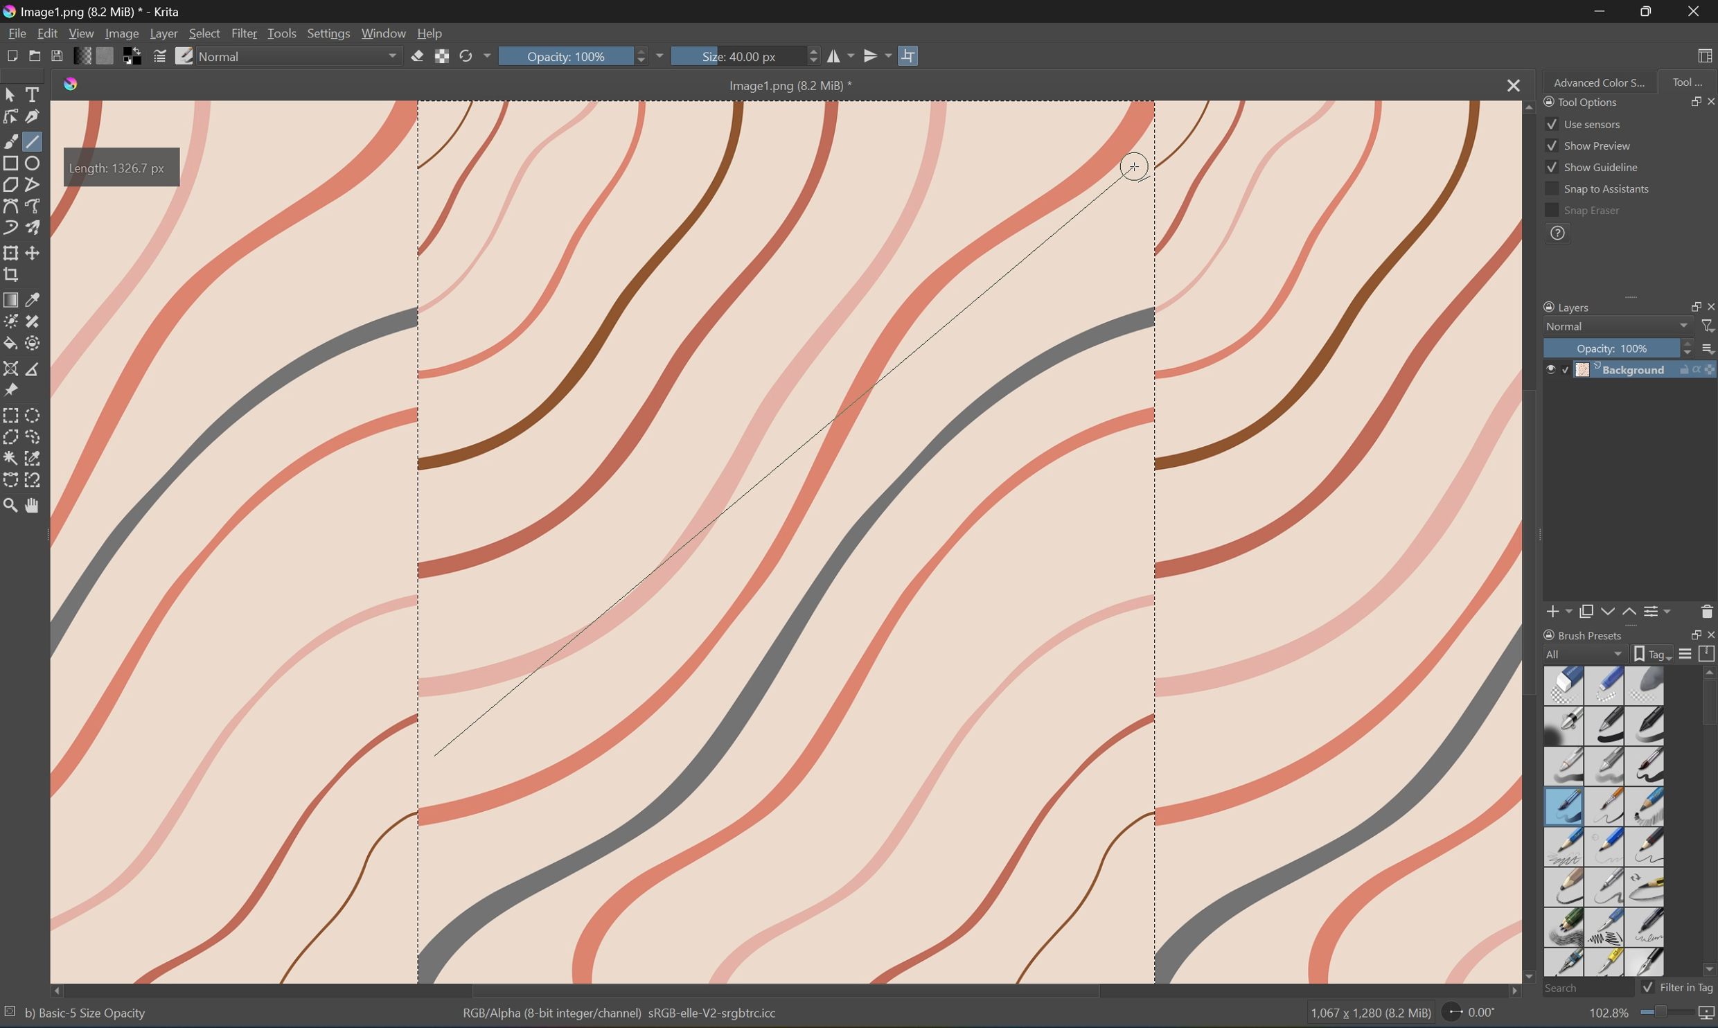  What do you see at coordinates (35, 94) in the screenshot?
I see `Select Tools` at bounding box center [35, 94].